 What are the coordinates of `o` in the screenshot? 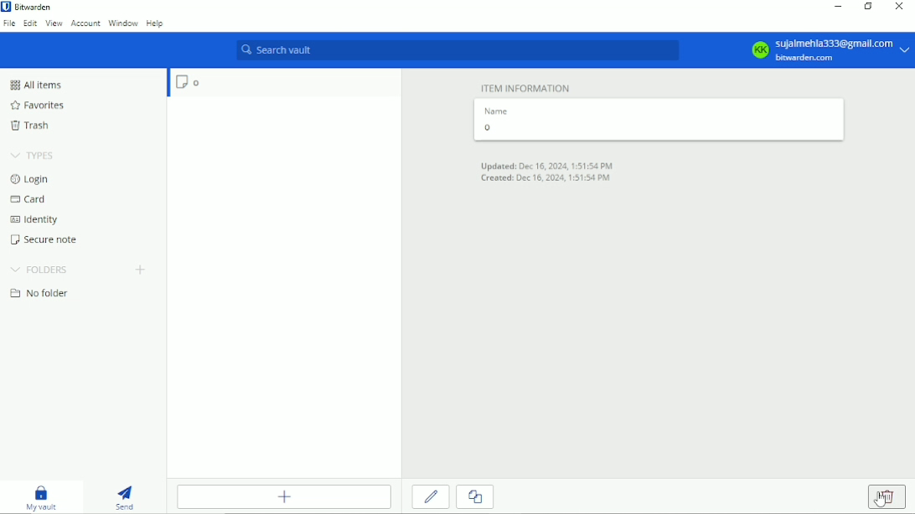 It's located at (657, 129).